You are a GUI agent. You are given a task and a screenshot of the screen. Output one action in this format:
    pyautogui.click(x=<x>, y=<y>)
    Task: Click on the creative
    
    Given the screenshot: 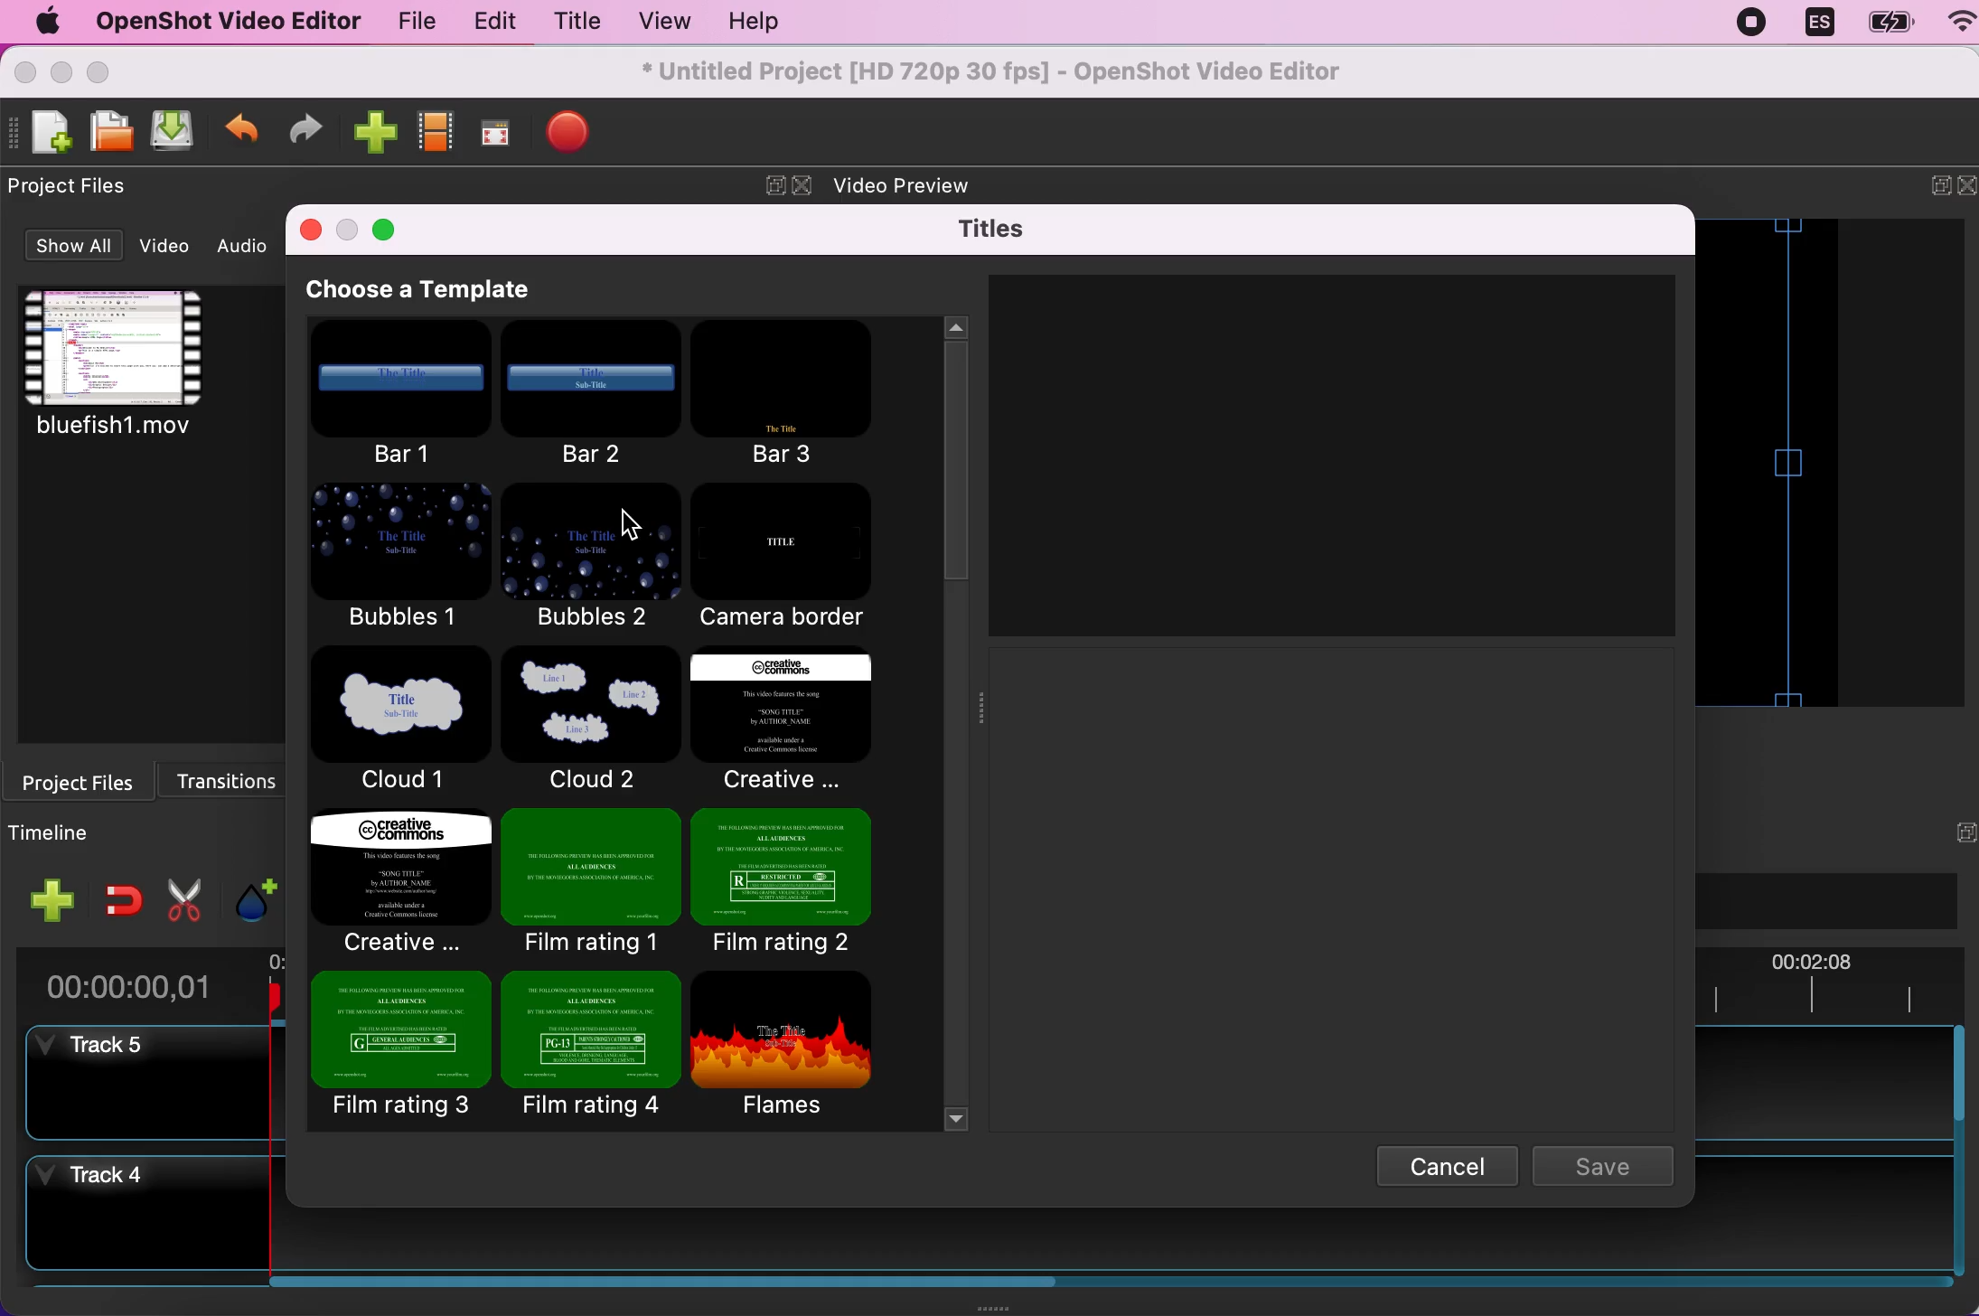 What is the action you would take?
    pyautogui.click(x=779, y=721)
    